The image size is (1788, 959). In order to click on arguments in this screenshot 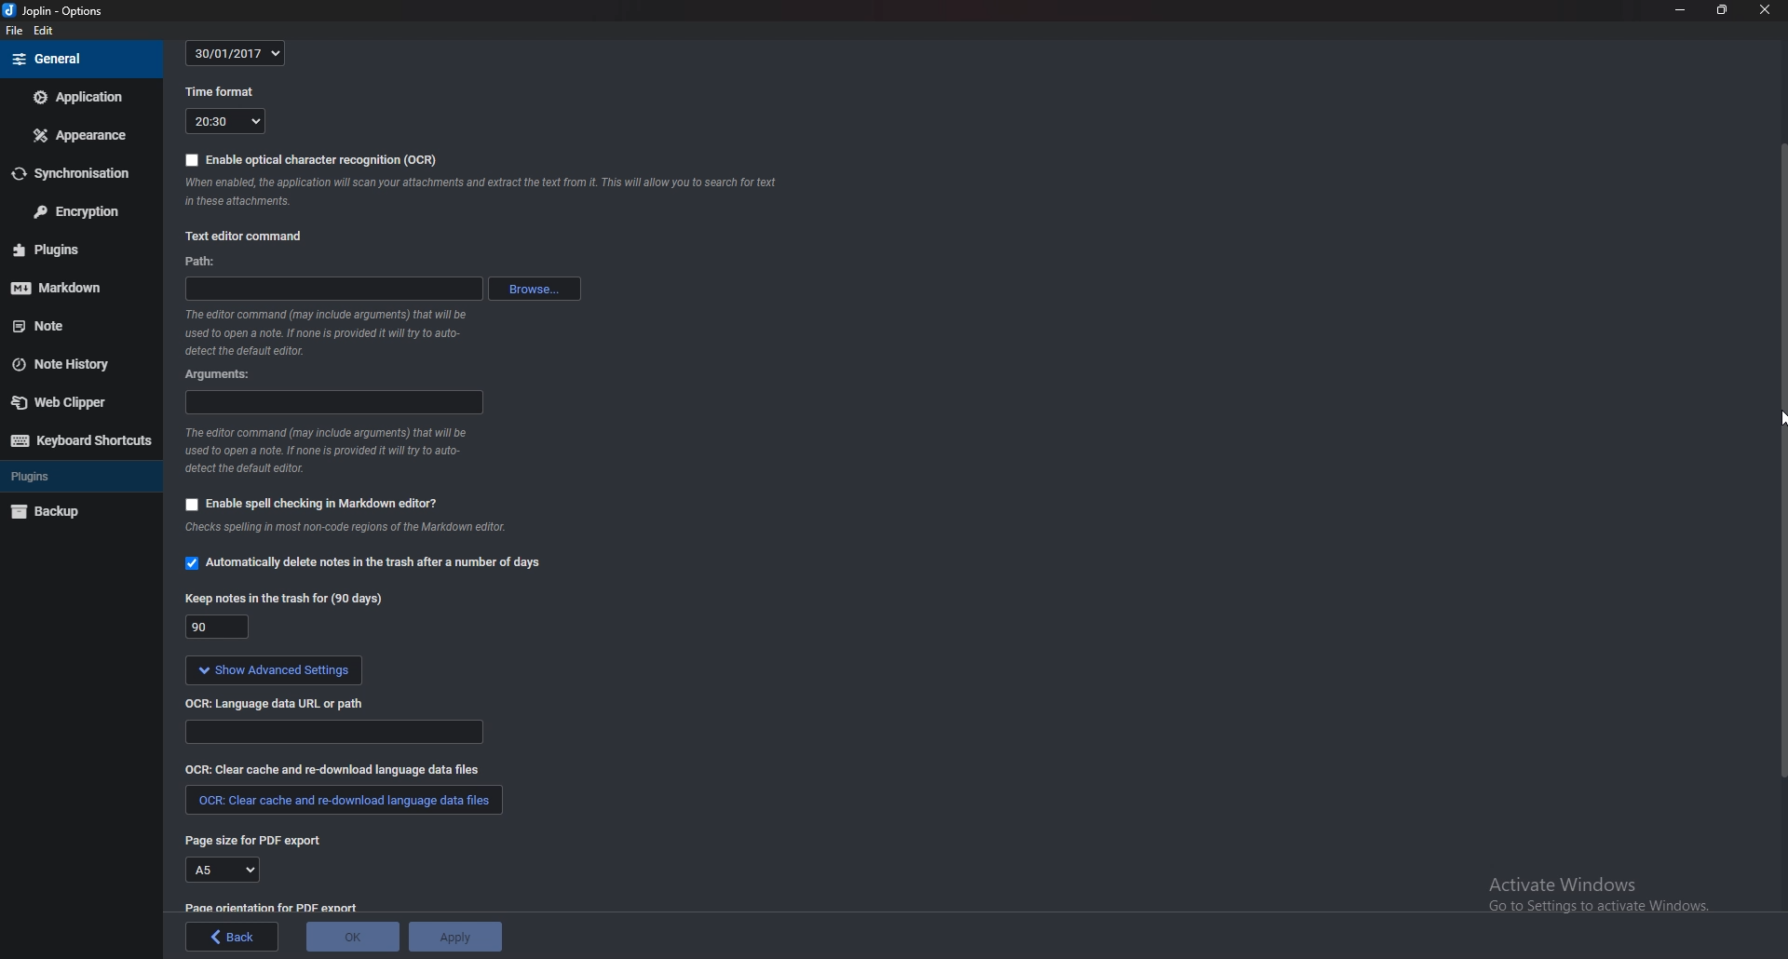, I will do `click(332, 403)`.